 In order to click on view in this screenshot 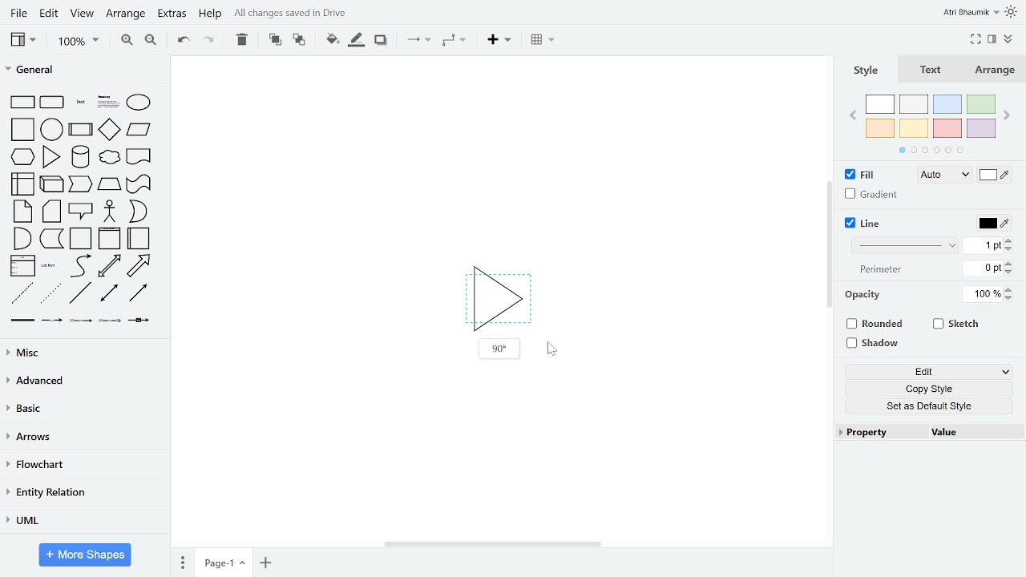, I will do `click(83, 14)`.